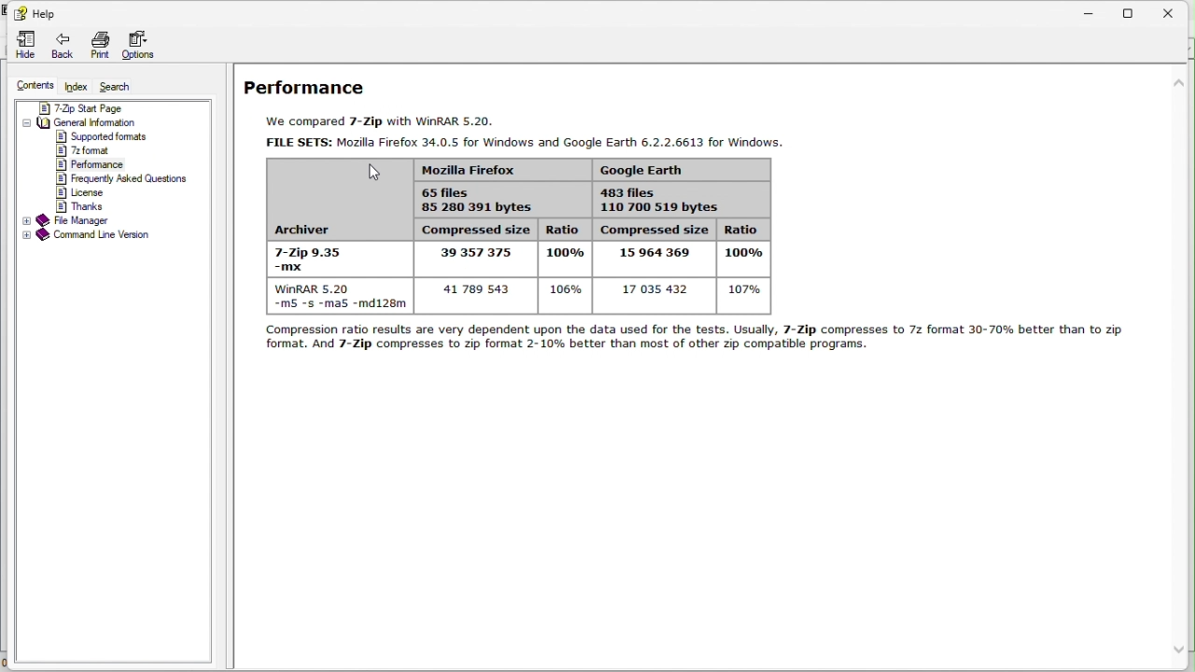 The width and height of the screenshot is (1195, 672). I want to click on cursor, so click(376, 173).